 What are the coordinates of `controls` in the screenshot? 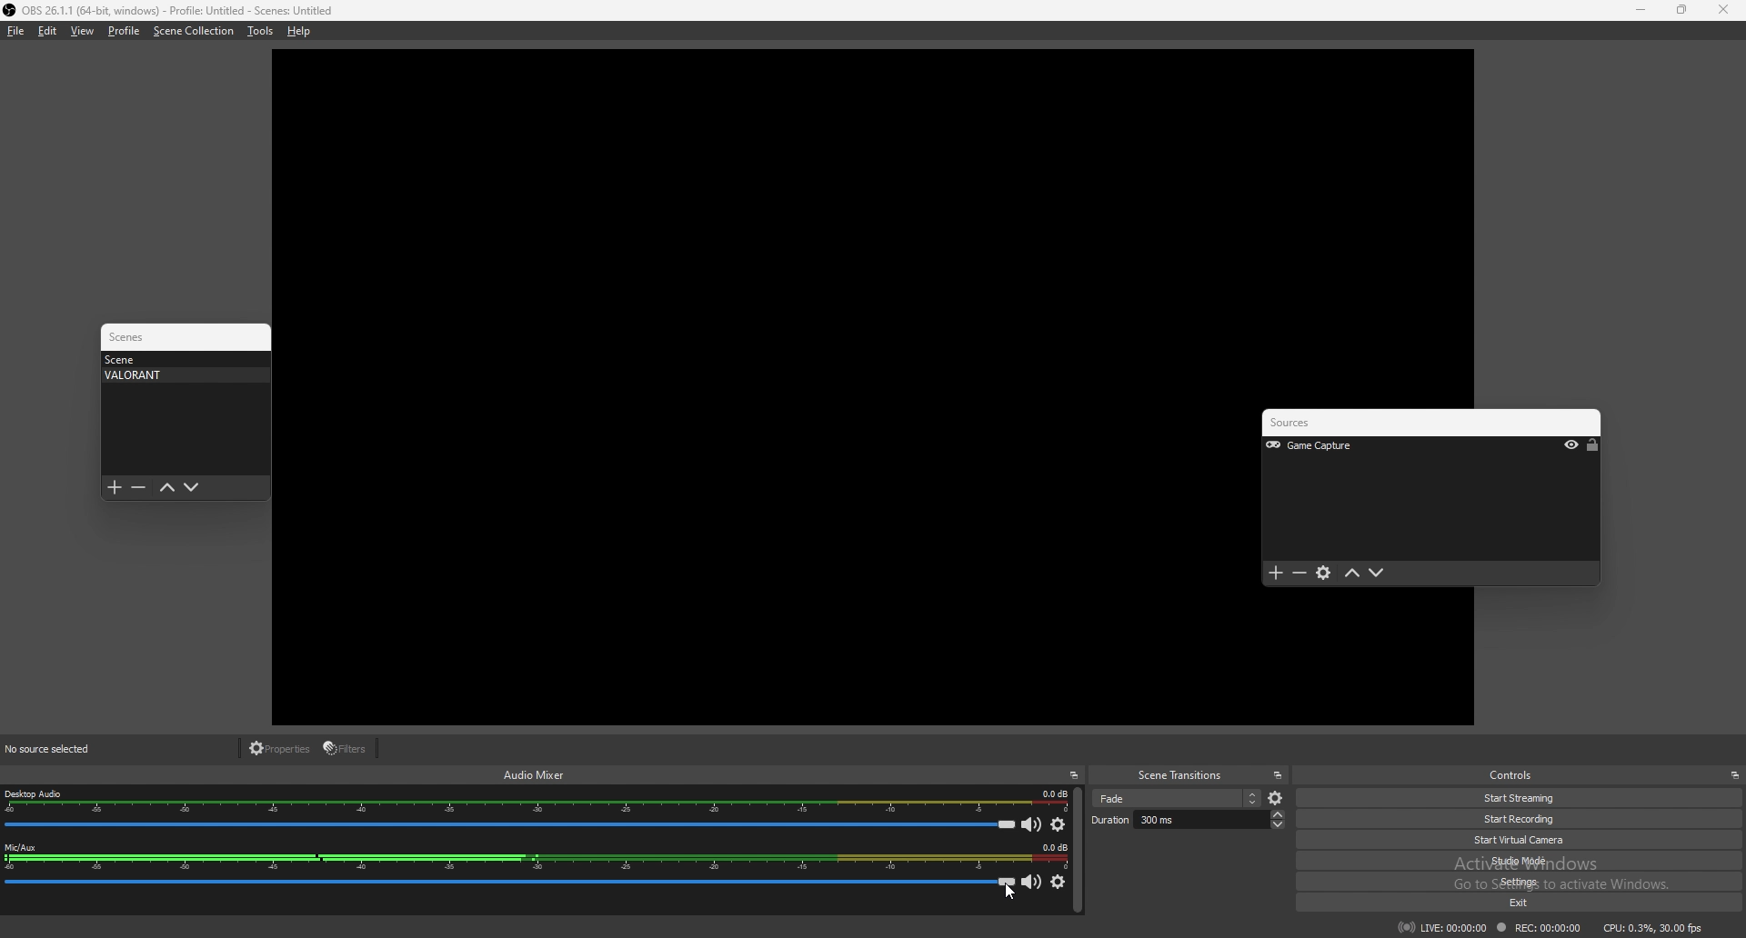 It's located at (1518, 774).